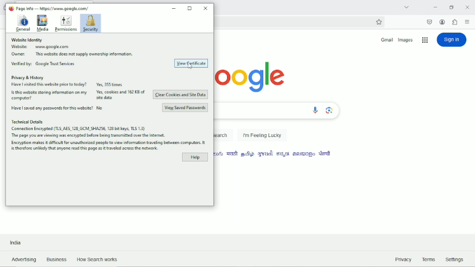 The width and height of the screenshot is (475, 267). Describe the element at coordinates (30, 39) in the screenshot. I see `Website identity` at that location.